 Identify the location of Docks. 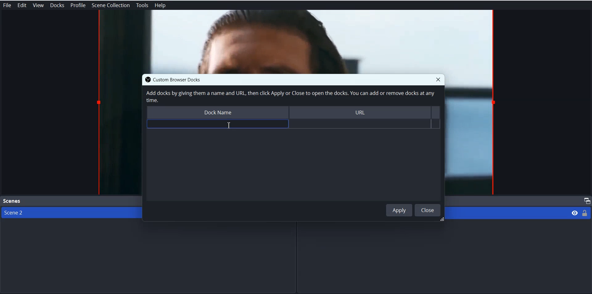
(57, 5).